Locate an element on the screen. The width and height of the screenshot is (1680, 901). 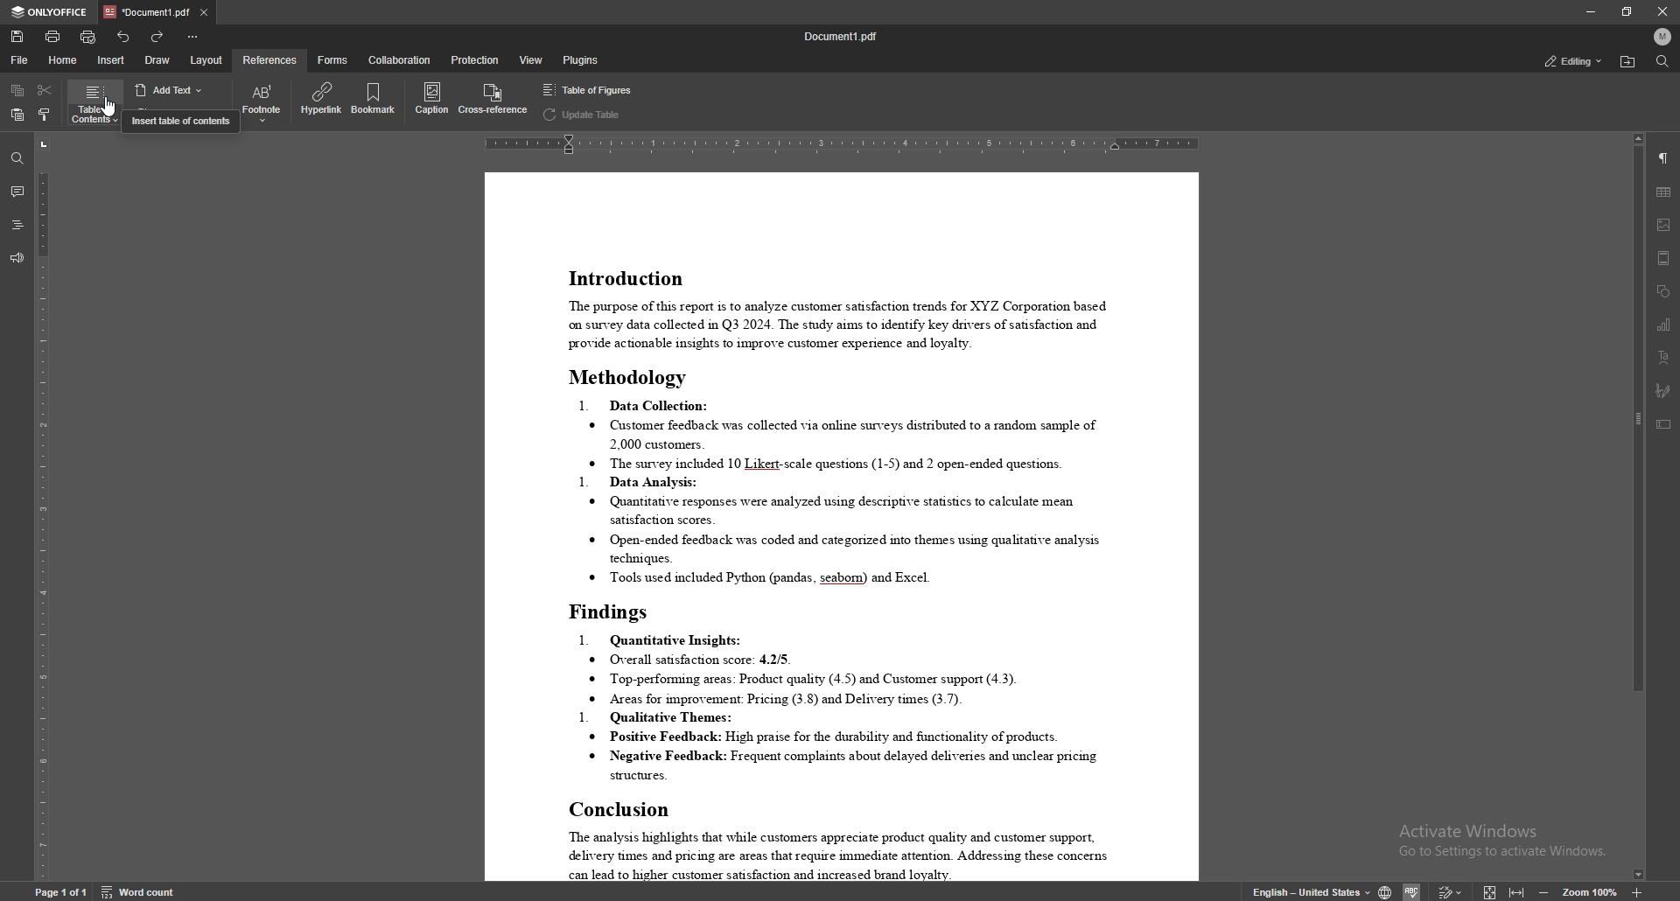
references is located at coordinates (270, 59).